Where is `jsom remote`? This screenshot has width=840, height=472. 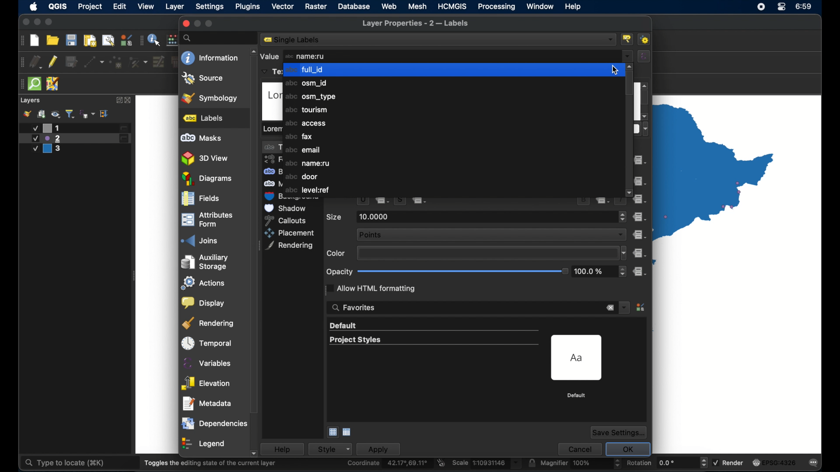
jsom remote is located at coordinates (53, 83).